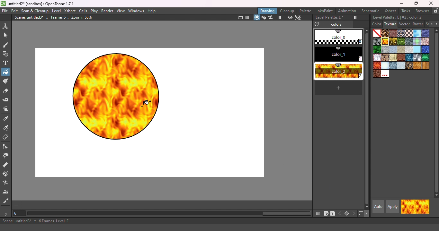 This screenshot has width=439, height=231. I want to click on Close, so click(432, 4).